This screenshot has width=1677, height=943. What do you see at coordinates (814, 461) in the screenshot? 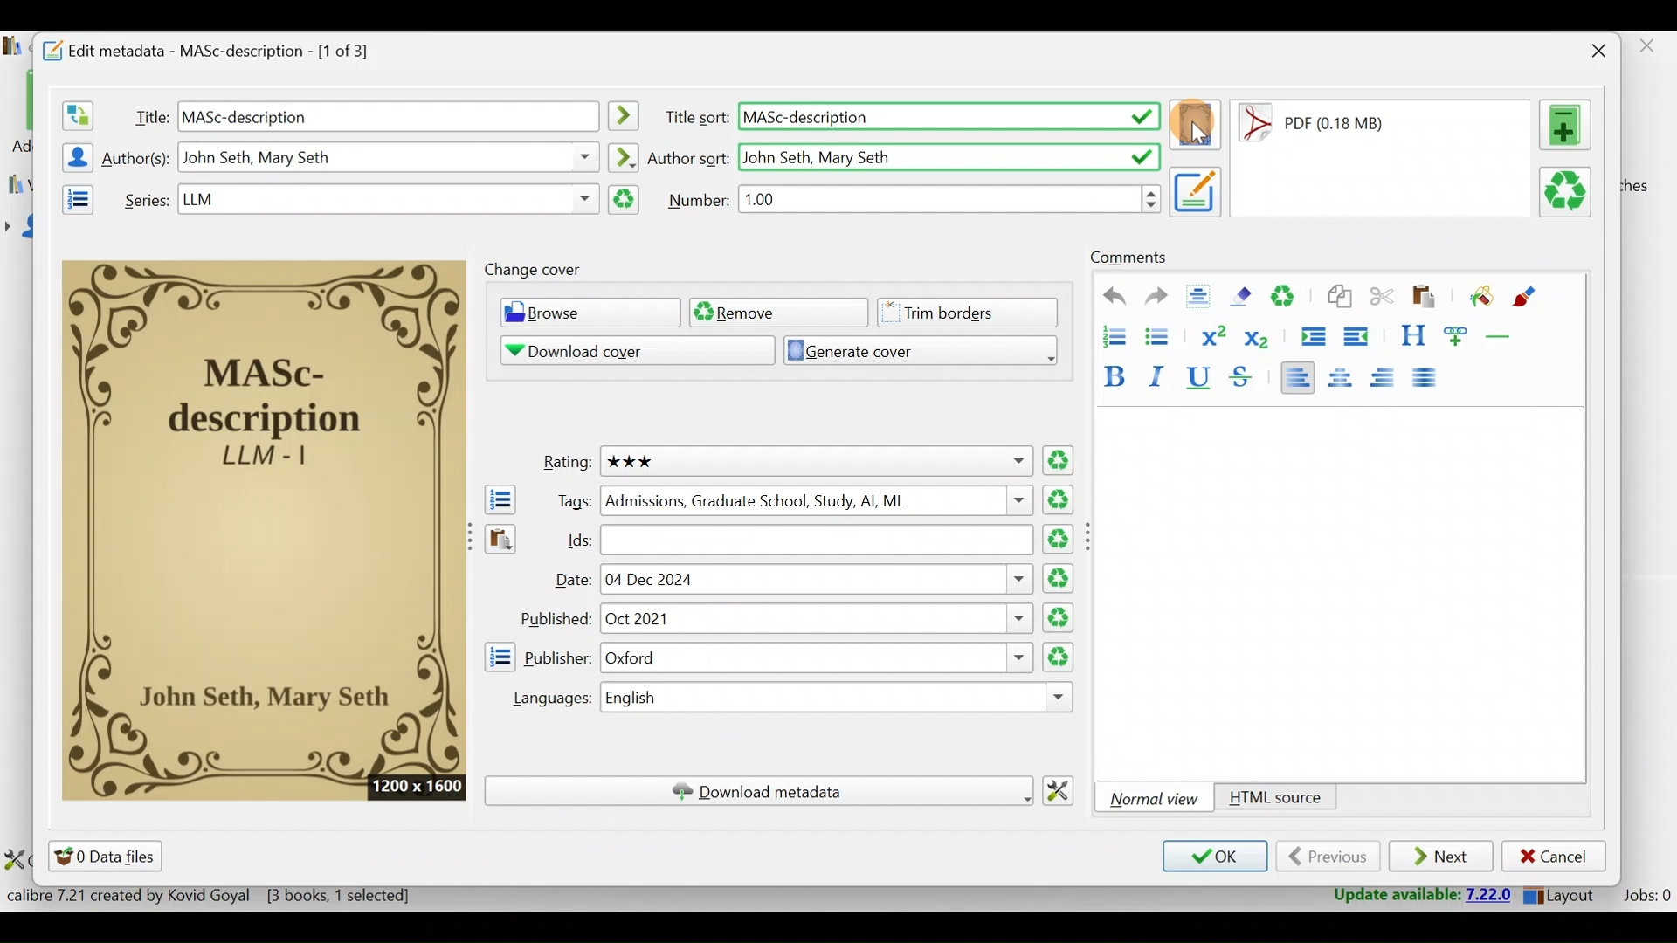
I see `` at bounding box center [814, 461].